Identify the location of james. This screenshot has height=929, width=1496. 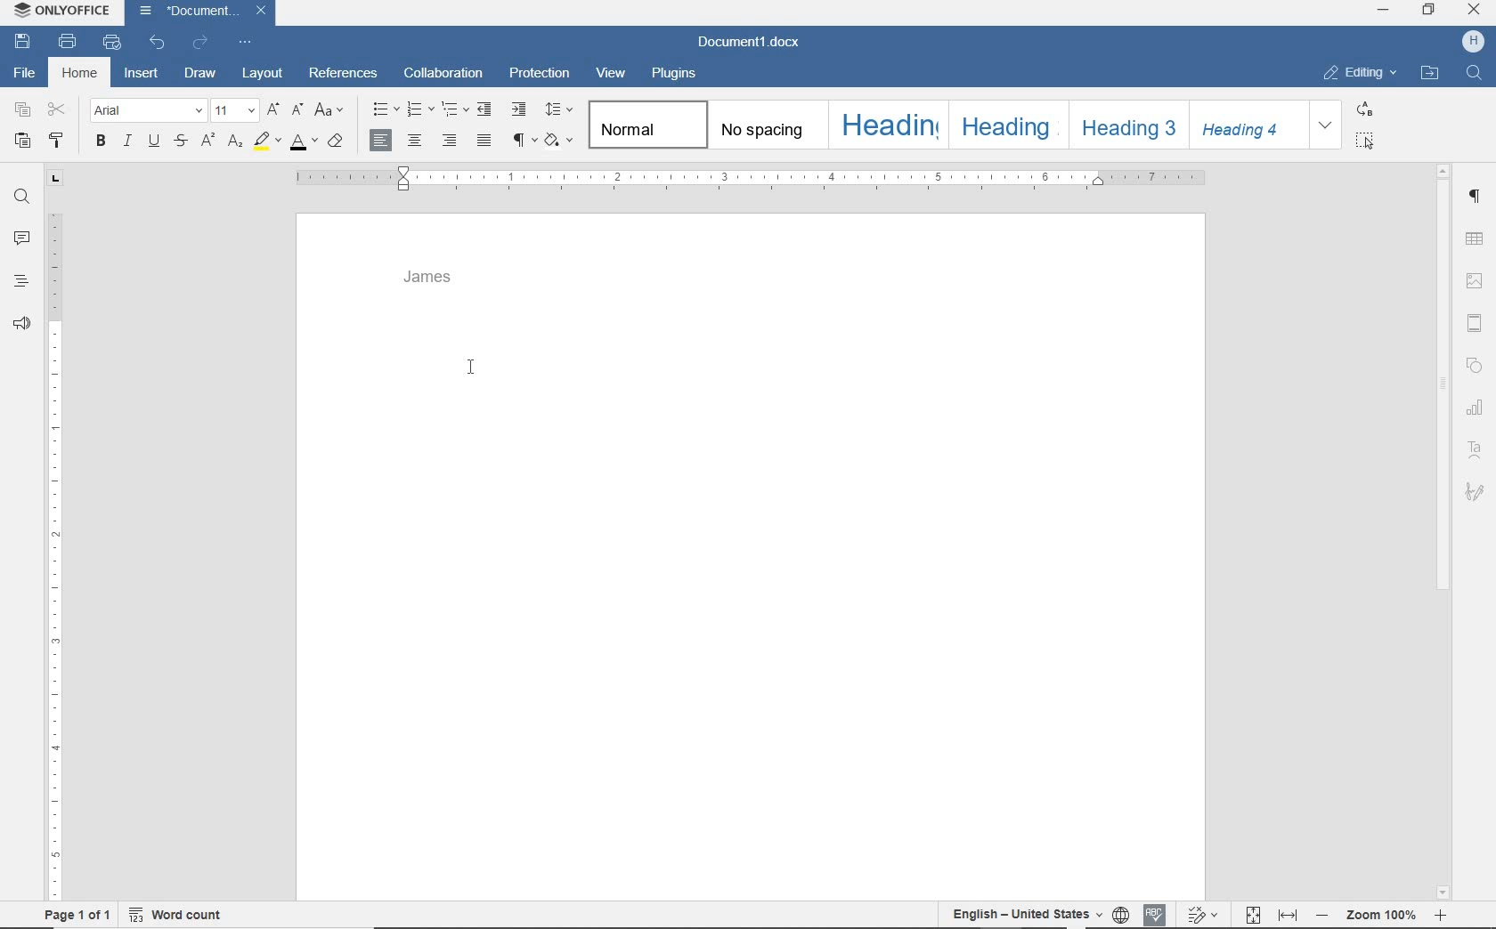
(431, 279).